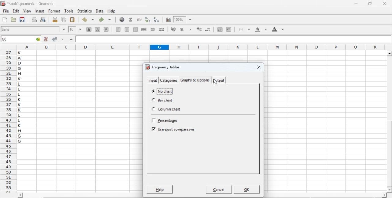  I want to click on minimize, so click(356, 3).